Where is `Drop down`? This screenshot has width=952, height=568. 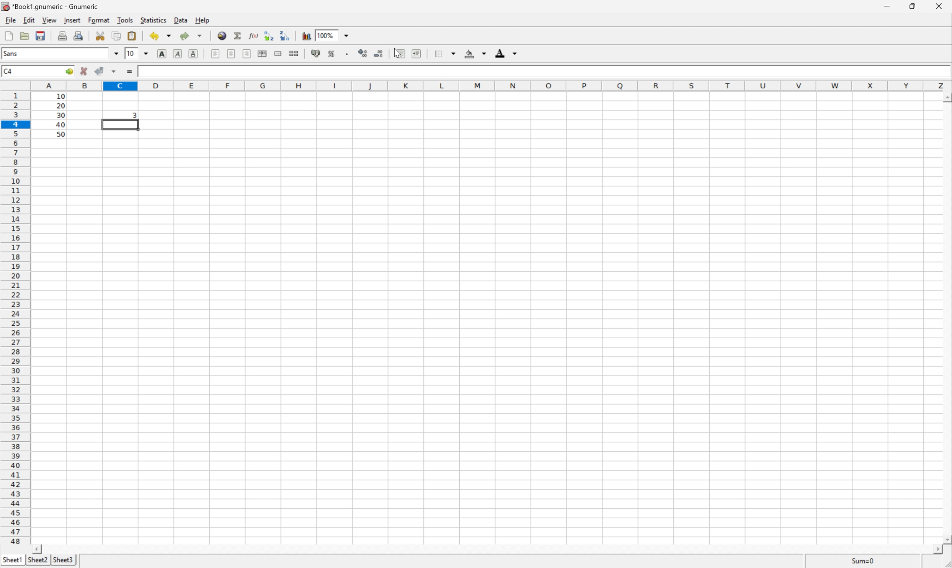 Drop down is located at coordinates (199, 36).